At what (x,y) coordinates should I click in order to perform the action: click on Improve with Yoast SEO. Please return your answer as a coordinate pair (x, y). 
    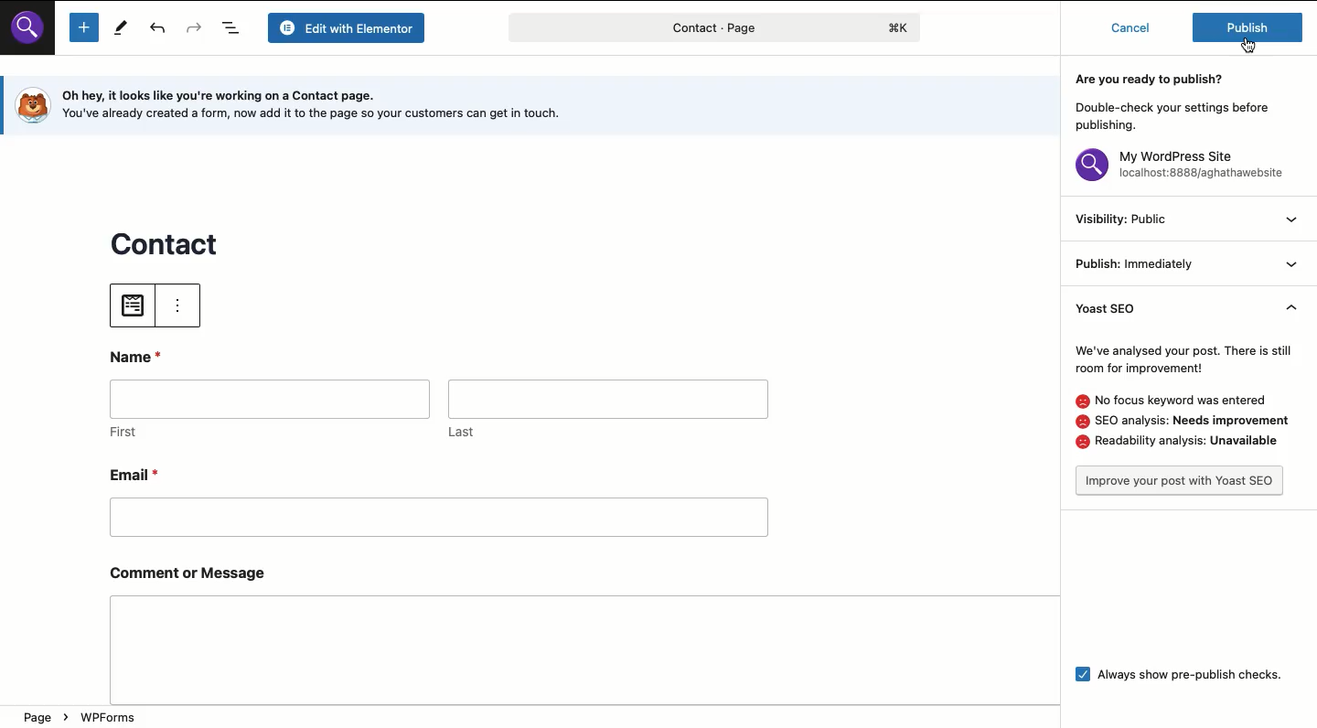
    Looking at the image, I should click on (1179, 479).